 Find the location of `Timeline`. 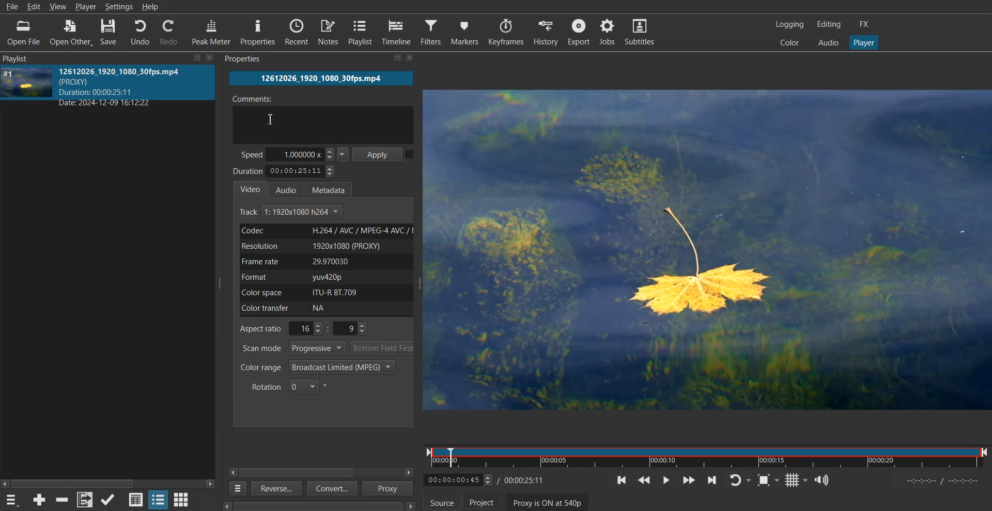

Timeline is located at coordinates (397, 32).